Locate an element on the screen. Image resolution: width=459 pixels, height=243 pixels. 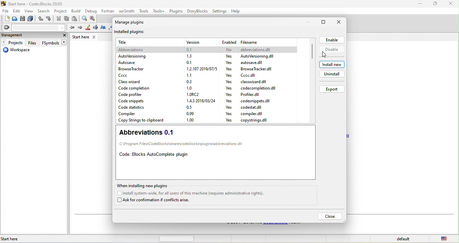
title is located at coordinates (145, 42).